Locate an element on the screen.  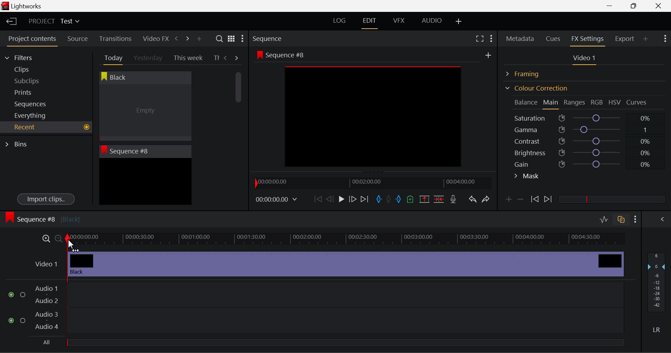
Video 1 Settings is located at coordinates (585, 59).